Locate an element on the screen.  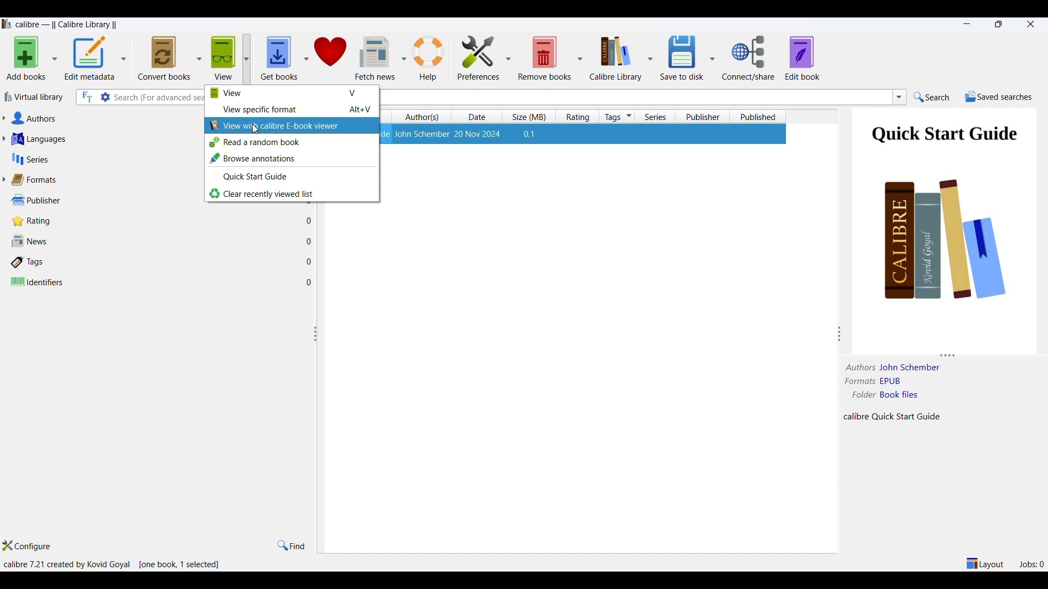
calibre library options dropdown button is located at coordinates (649, 58).